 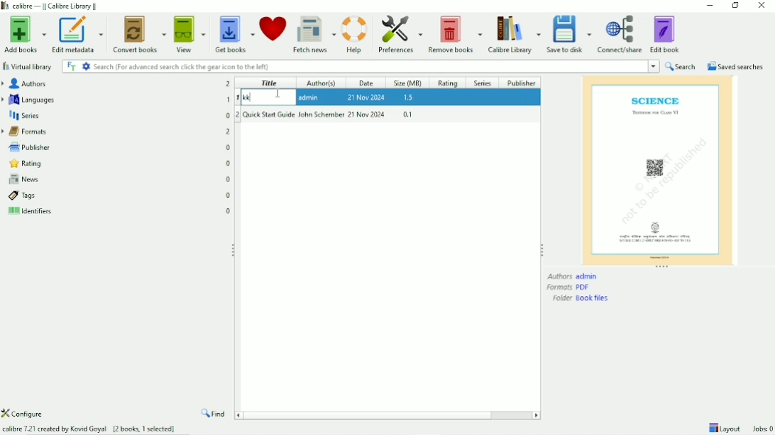 I want to click on Cursor, so click(x=277, y=93).